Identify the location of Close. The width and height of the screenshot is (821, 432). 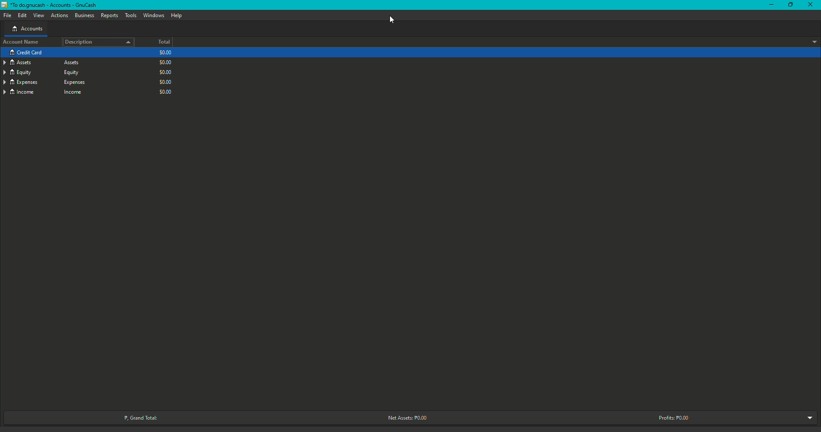
(810, 5).